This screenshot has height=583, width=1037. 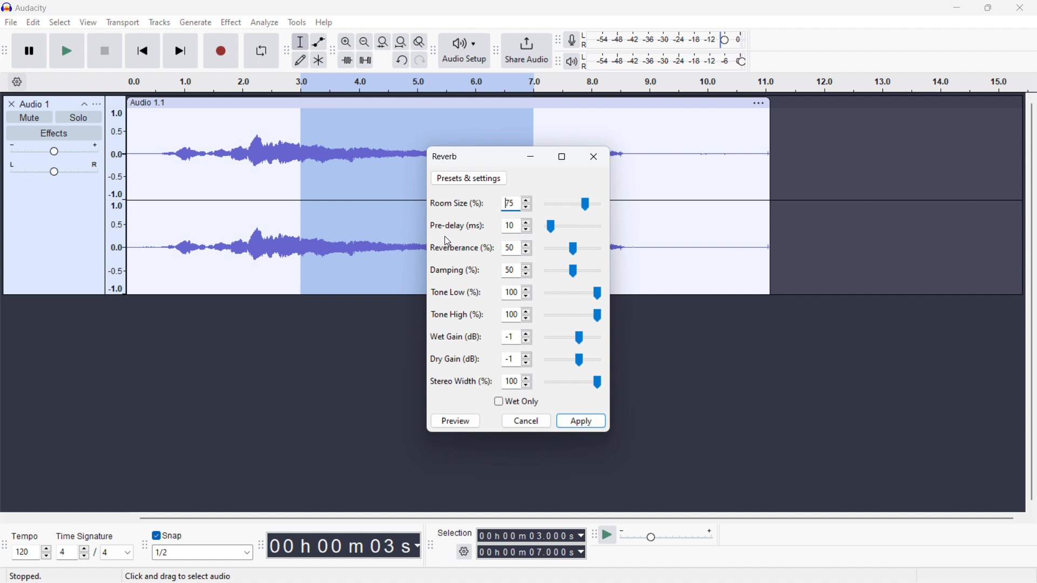 I want to click on maximize, so click(x=562, y=157).